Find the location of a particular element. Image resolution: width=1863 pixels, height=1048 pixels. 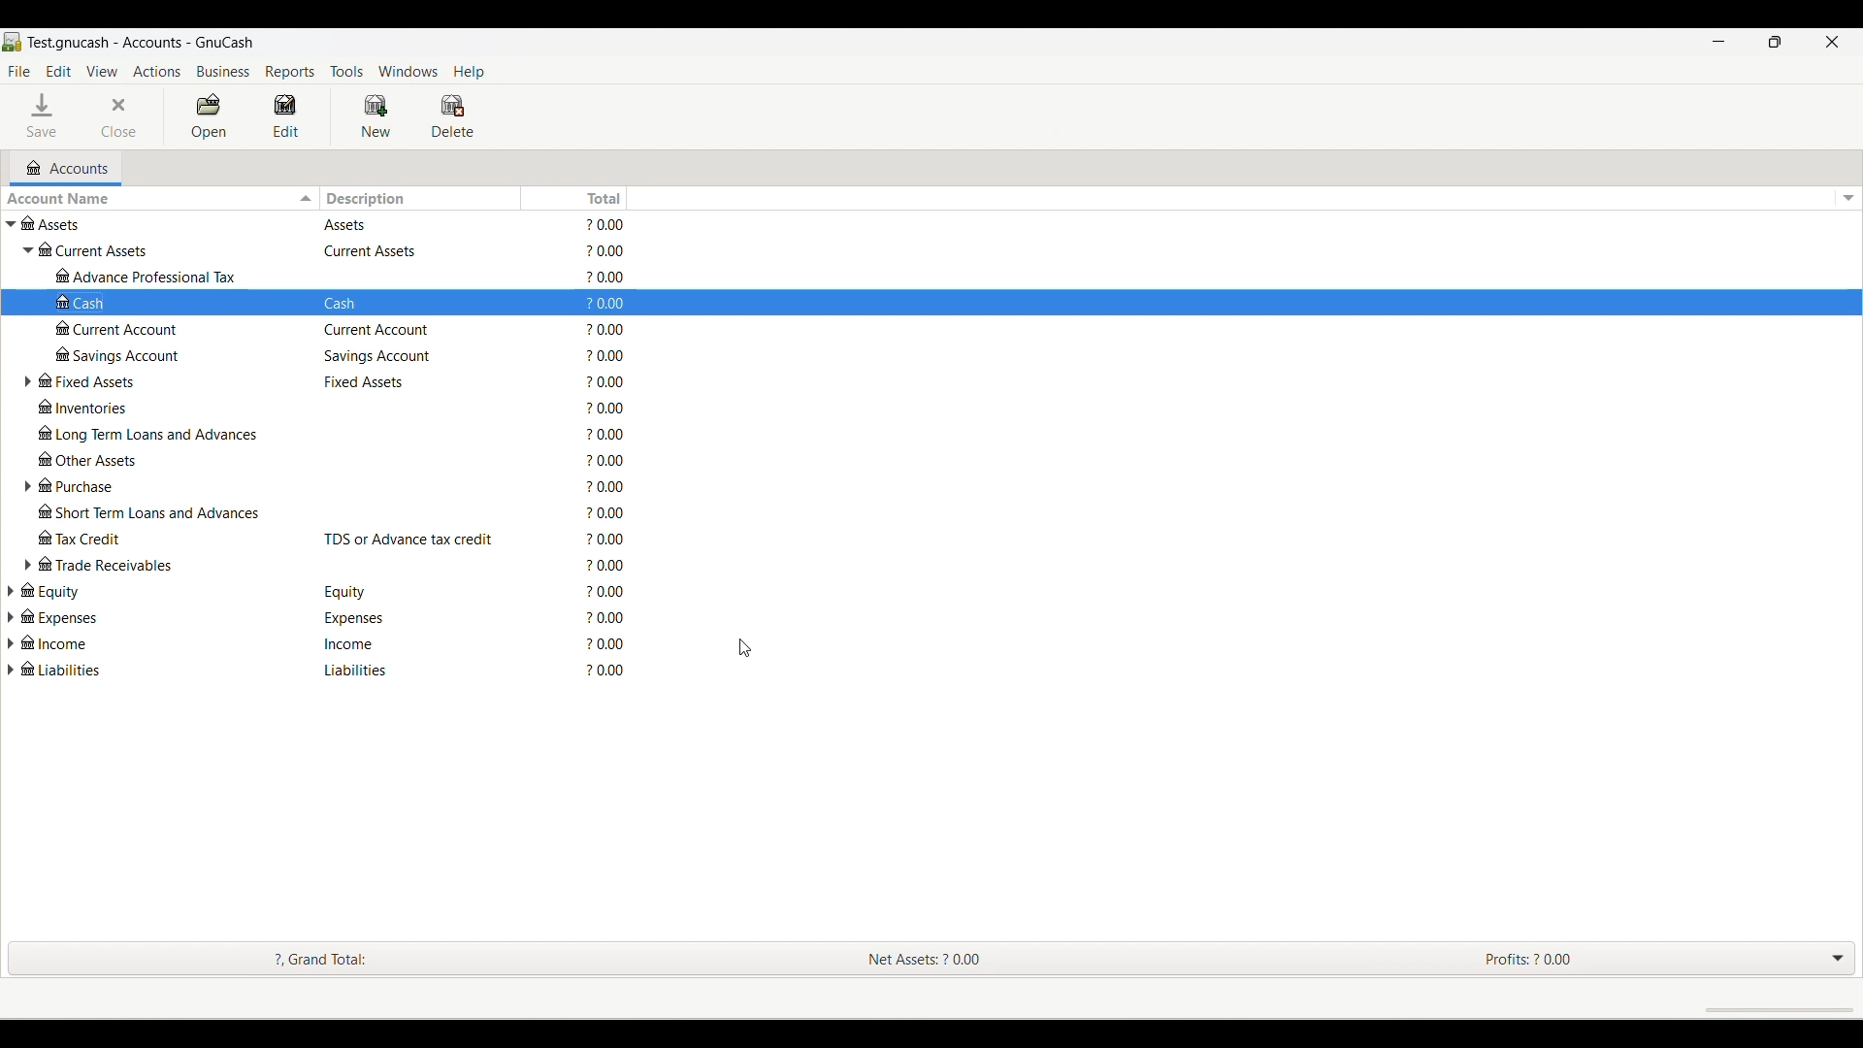

Close interface is located at coordinates (1831, 42).